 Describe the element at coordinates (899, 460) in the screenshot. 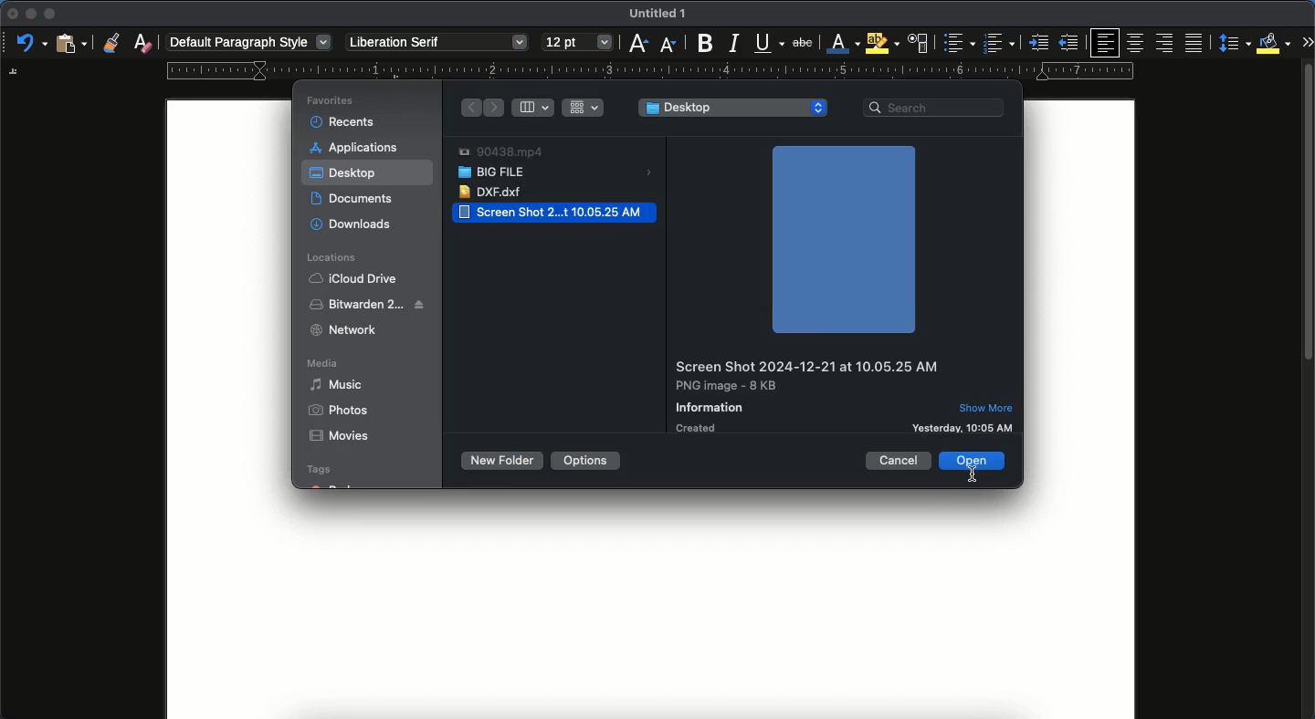

I see `cancel` at that location.